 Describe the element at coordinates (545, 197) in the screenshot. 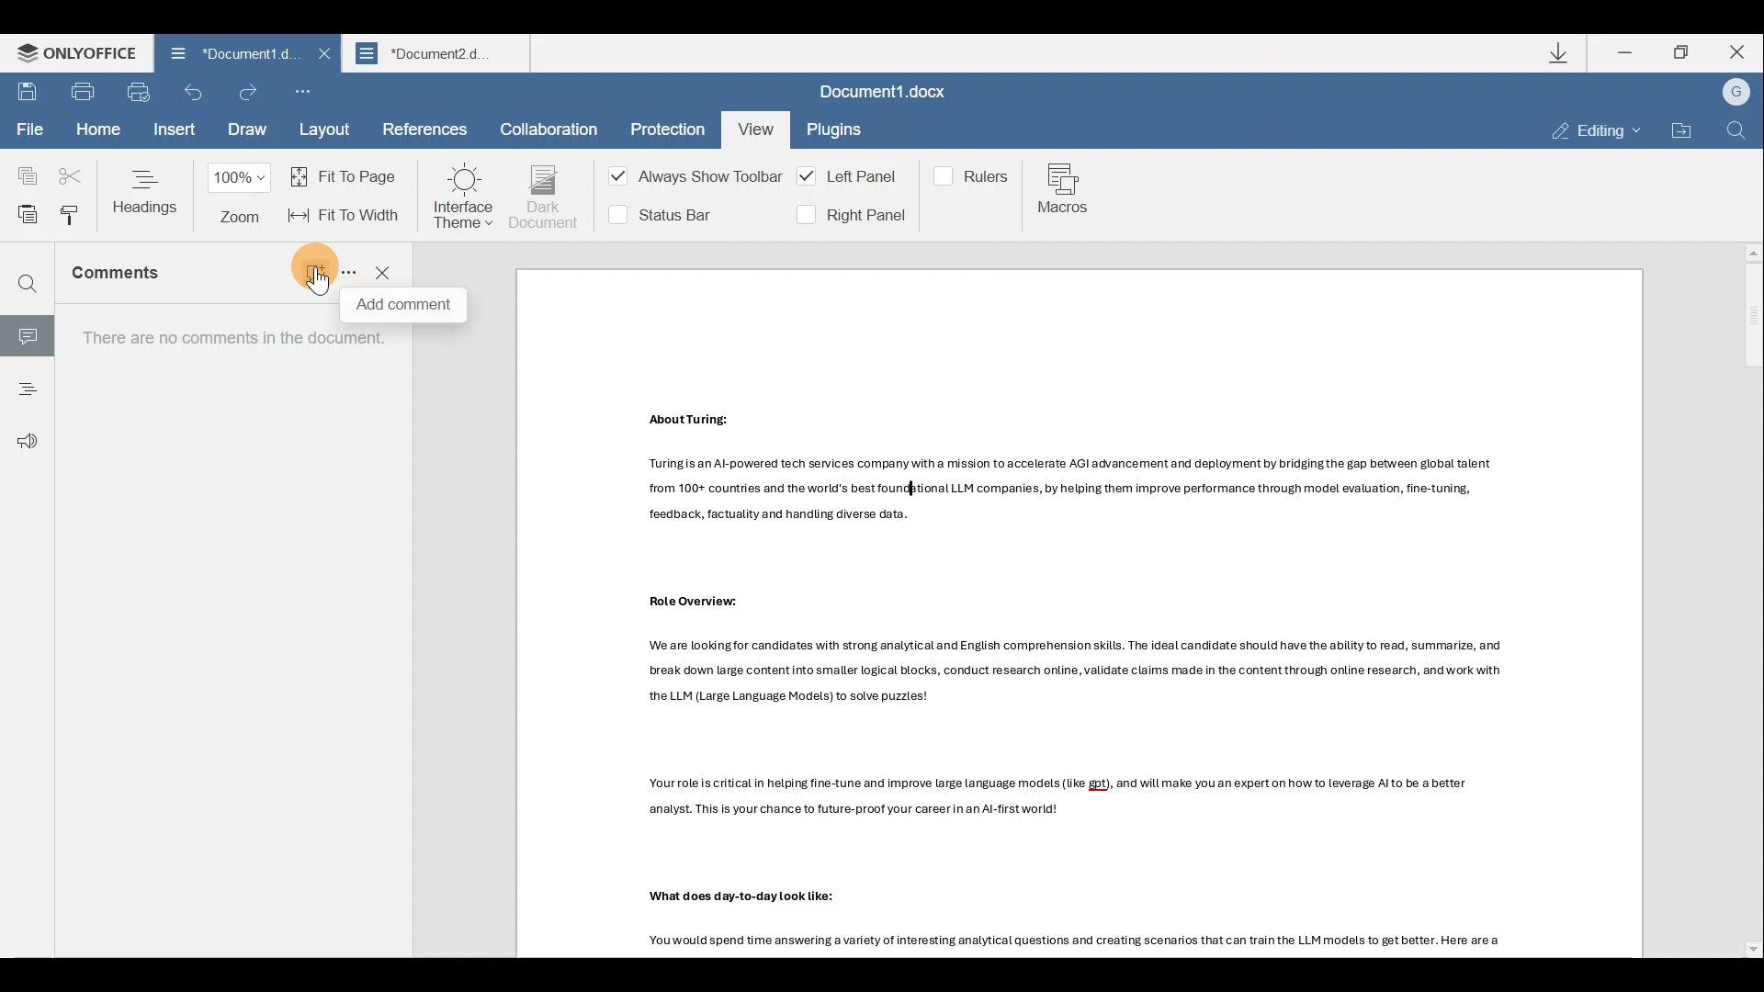

I see `Dark document` at that location.